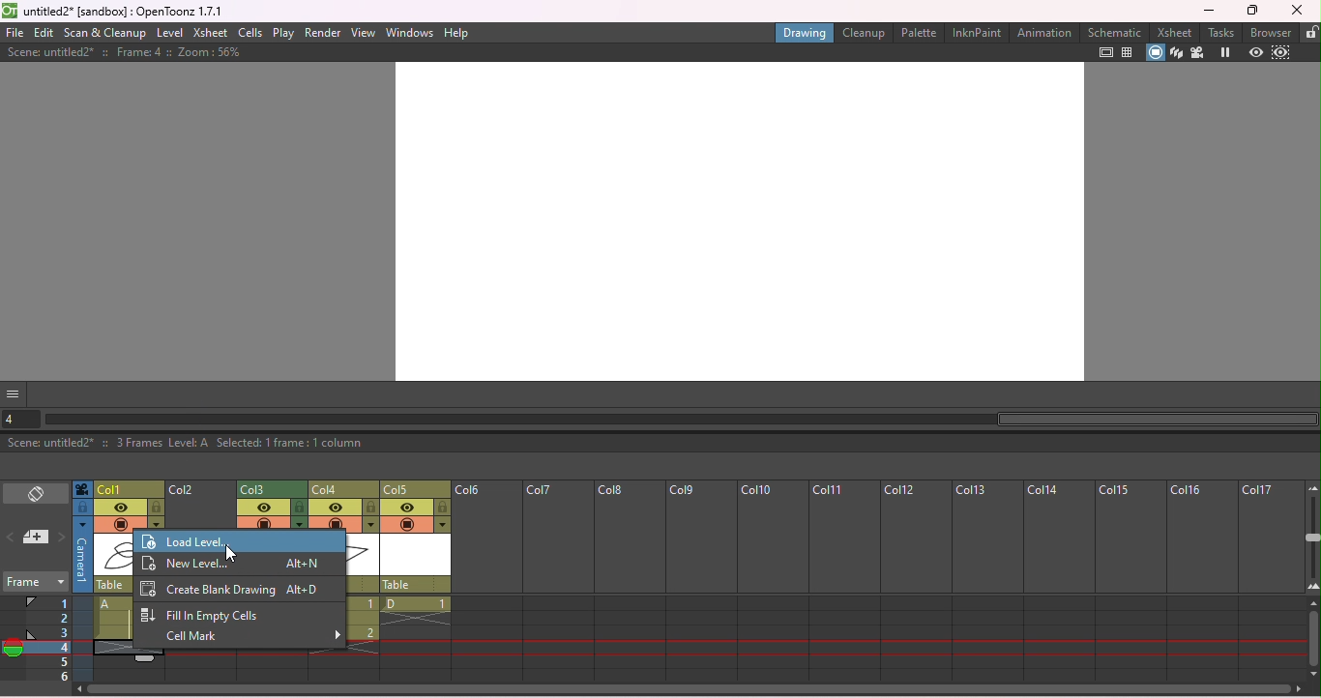 Image resolution: width=1321 pixels, height=698 pixels. What do you see at coordinates (237, 565) in the screenshot?
I see `New level` at bounding box center [237, 565].